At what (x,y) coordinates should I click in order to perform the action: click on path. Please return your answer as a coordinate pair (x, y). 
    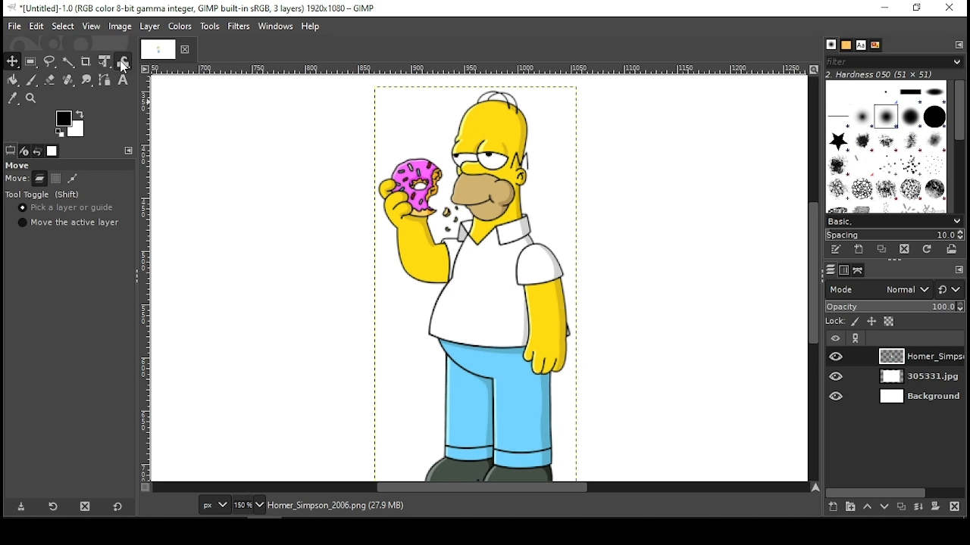
    Looking at the image, I should click on (72, 179).